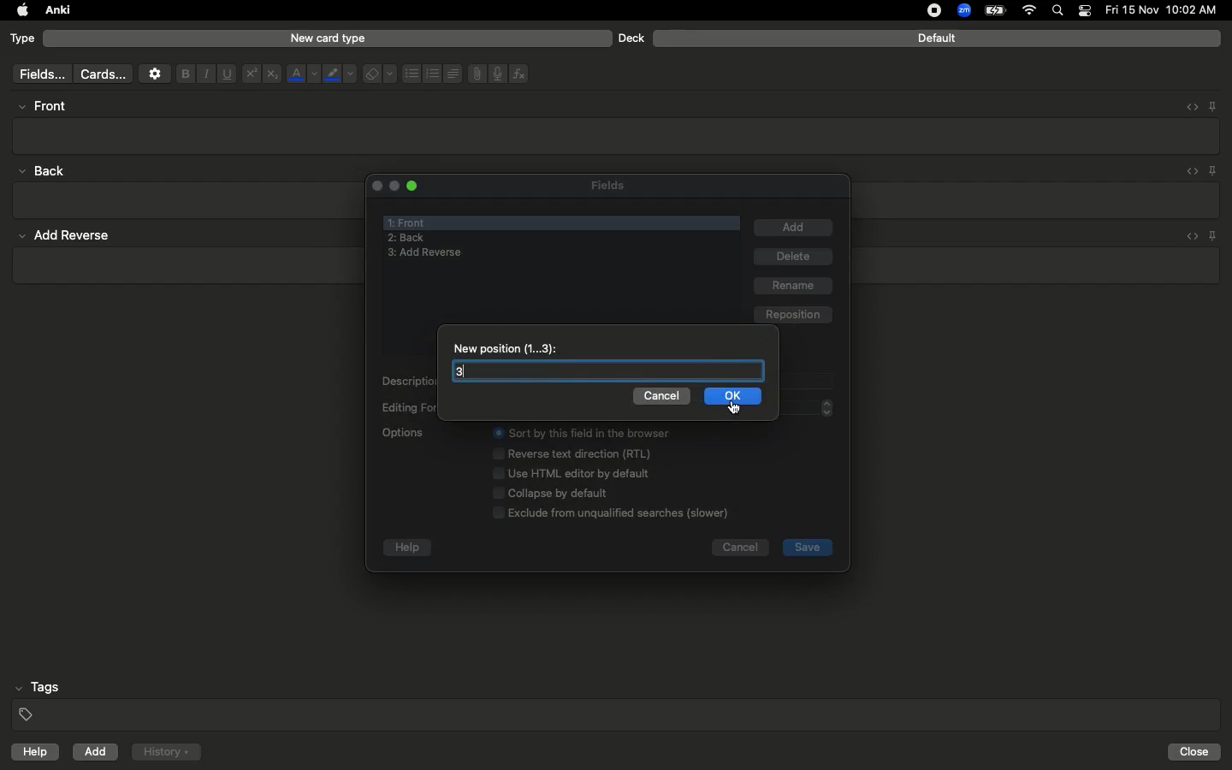  What do you see at coordinates (618, 135) in the screenshot?
I see `Textbox` at bounding box center [618, 135].